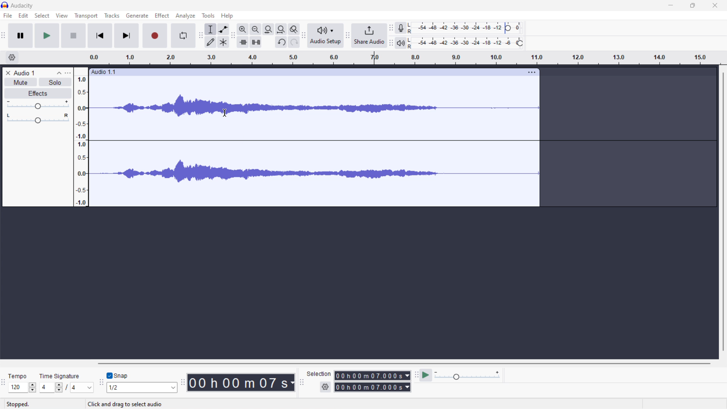 The height and width of the screenshot is (409, 727). What do you see at coordinates (143, 388) in the screenshot?
I see `1/2` at bounding box center [143, 388].